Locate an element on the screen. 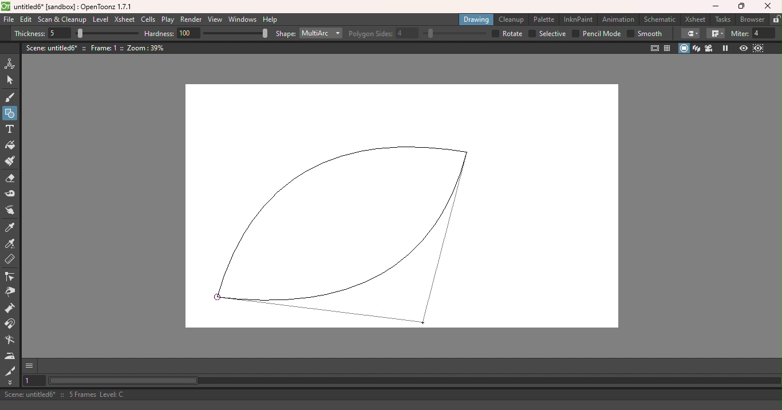  Pencil mode is located at coordinates (596, 34).